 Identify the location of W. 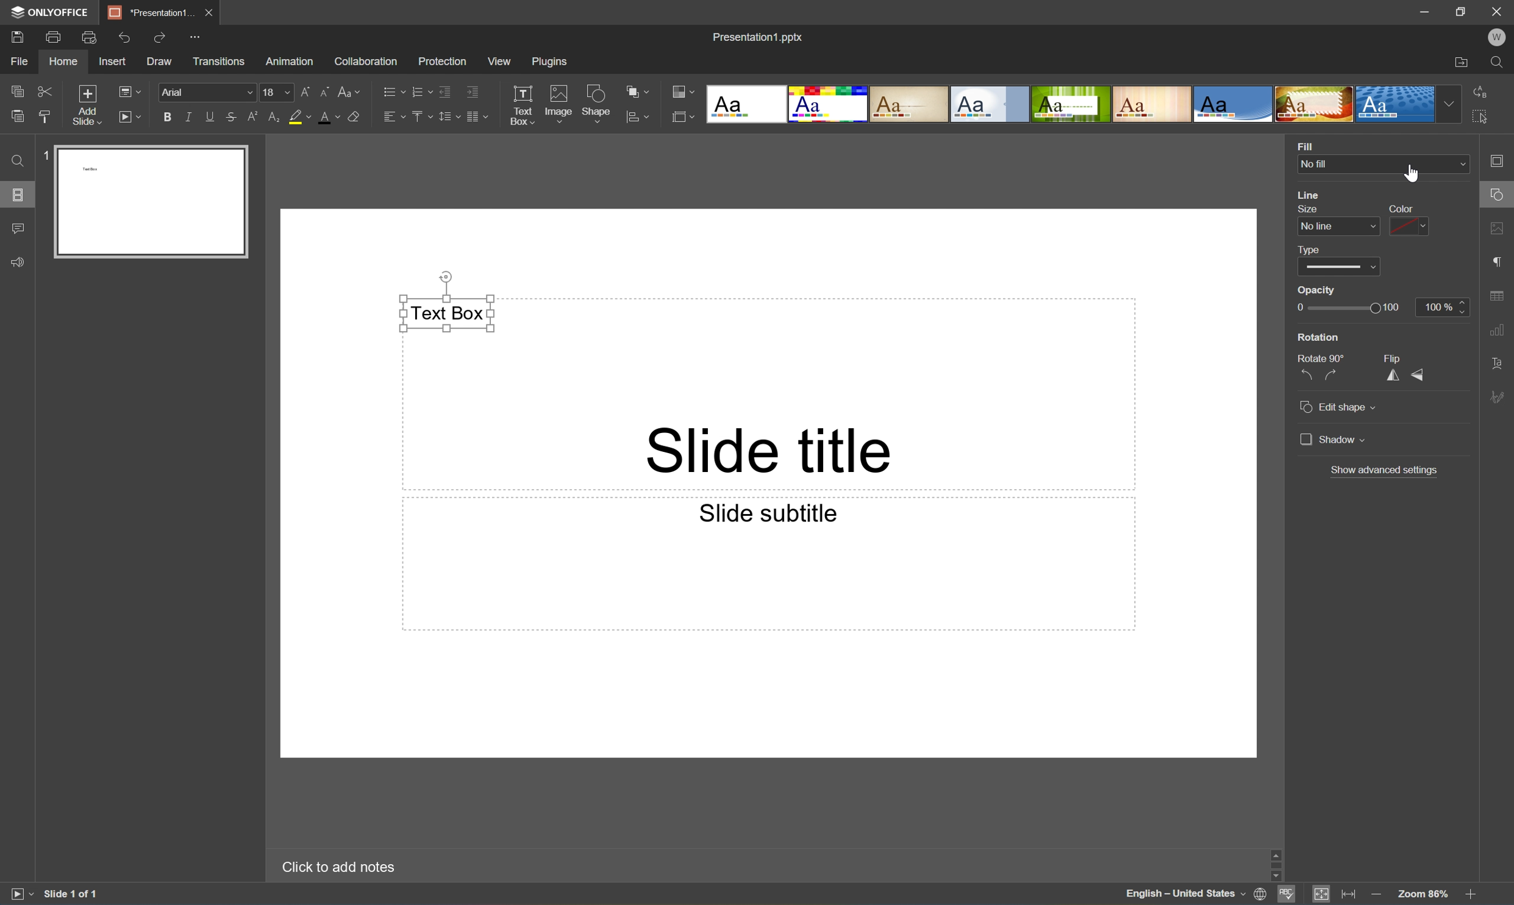
(1500, 38).